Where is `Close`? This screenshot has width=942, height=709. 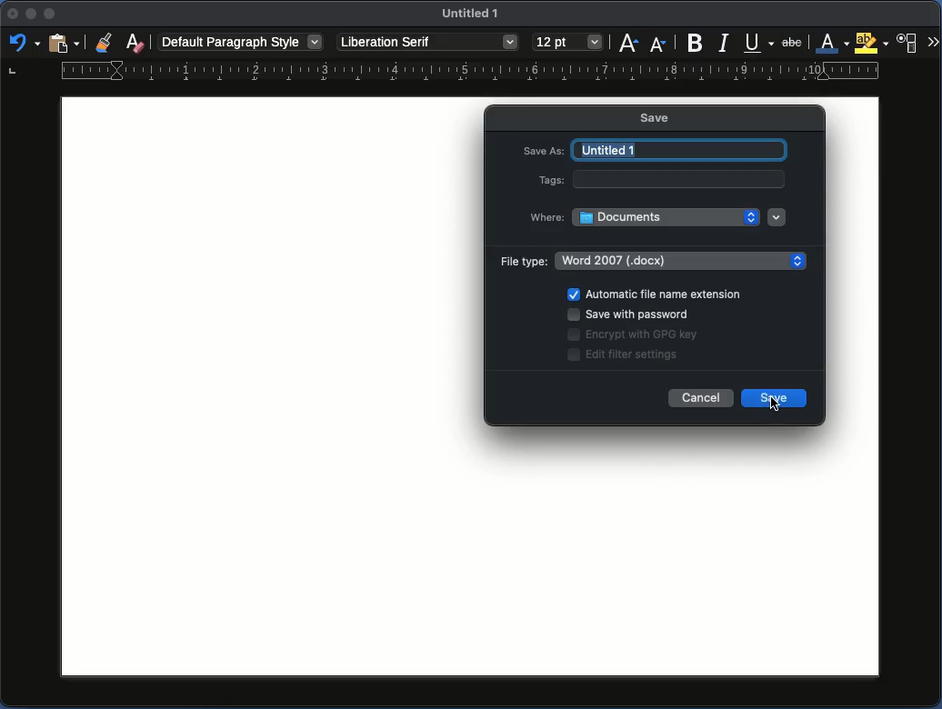 Close is located at coordinates (11, 17).